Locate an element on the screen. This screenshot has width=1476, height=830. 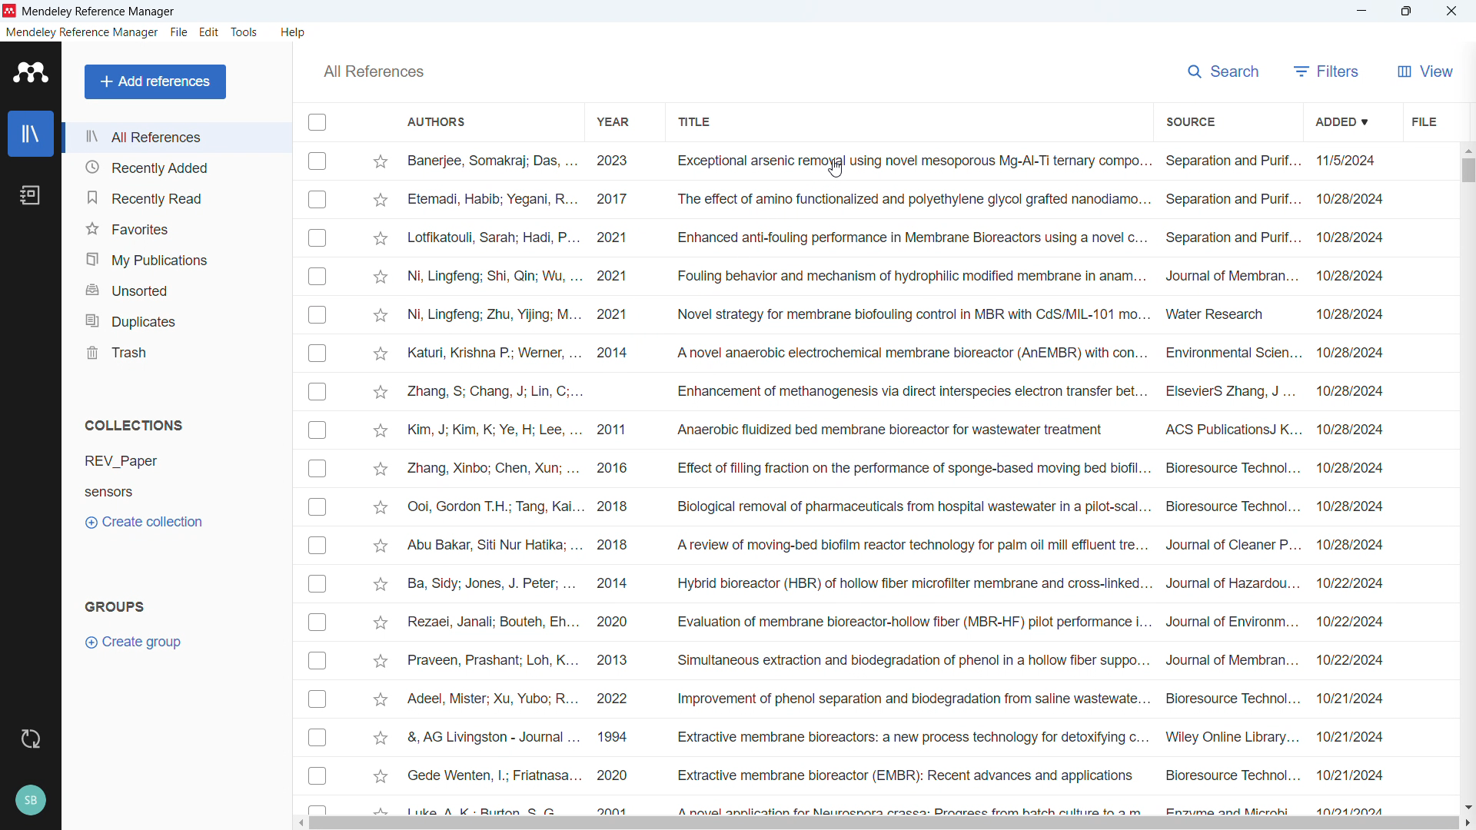
Tools  is located at coordinates (247, 32).